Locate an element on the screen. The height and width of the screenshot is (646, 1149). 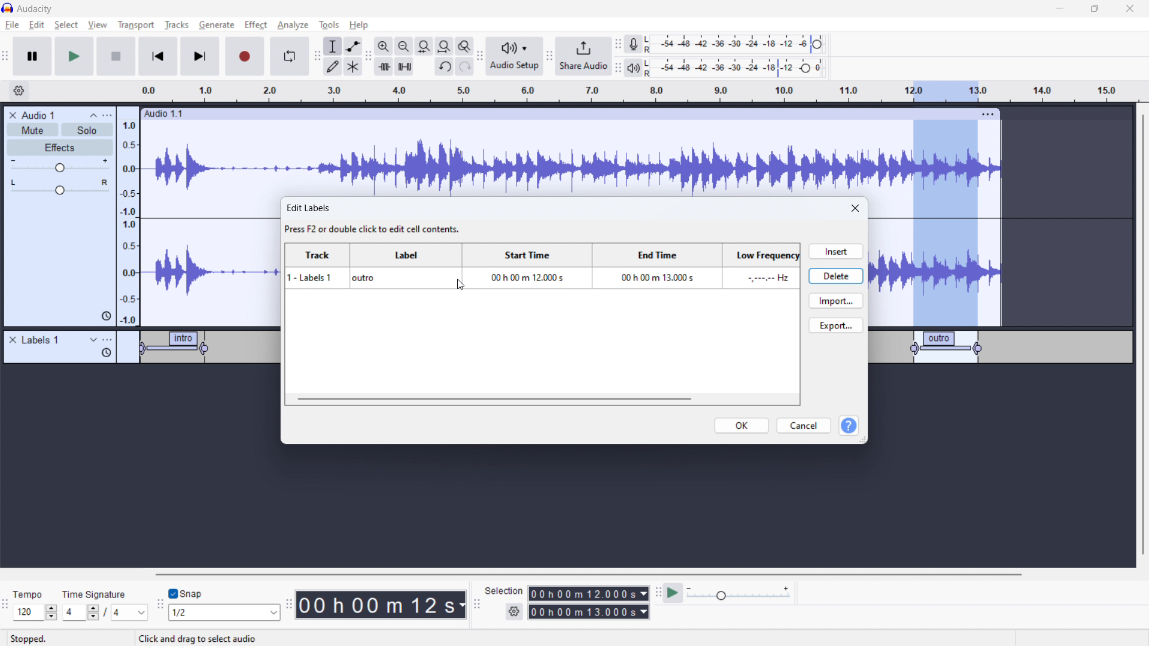
track title is located at coordinates (39, 115).